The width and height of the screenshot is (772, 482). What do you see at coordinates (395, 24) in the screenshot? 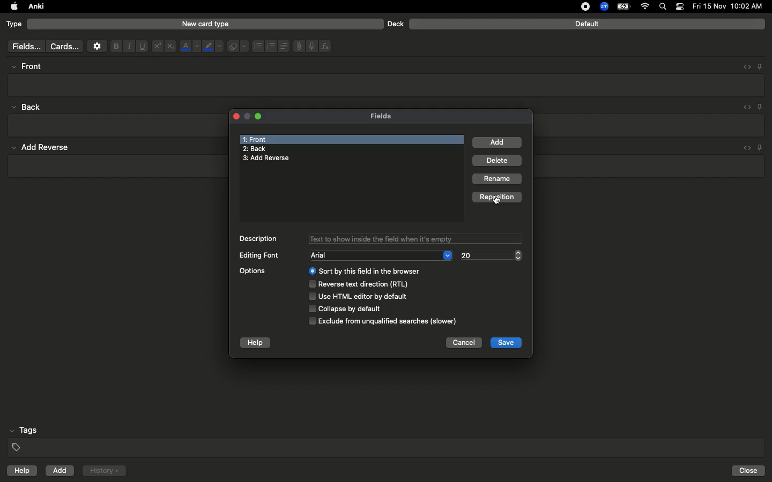
I see `Deck` at bounding box center [395, 24].